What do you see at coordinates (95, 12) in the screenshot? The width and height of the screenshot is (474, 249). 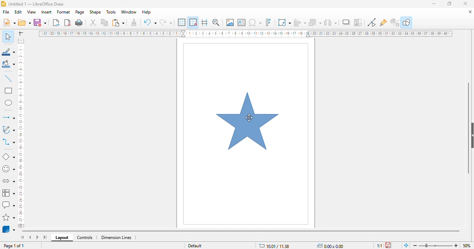 I see `shape` at bounding box center [95, 12].